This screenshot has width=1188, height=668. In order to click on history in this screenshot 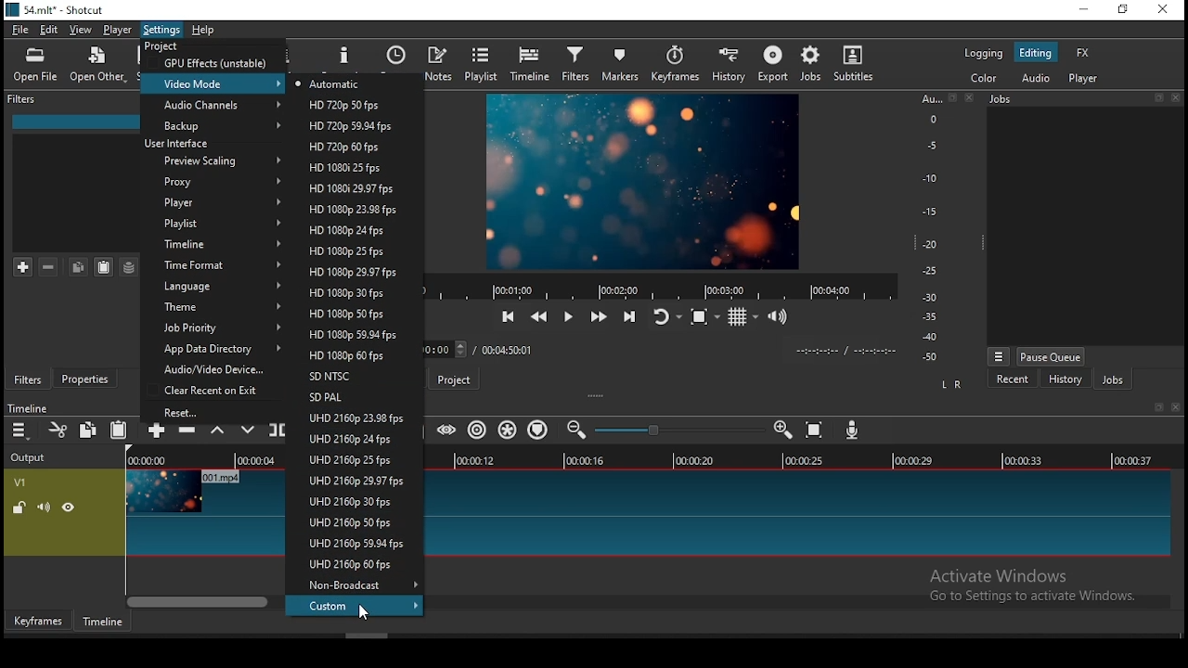, I will do `click(1065, 381)`.